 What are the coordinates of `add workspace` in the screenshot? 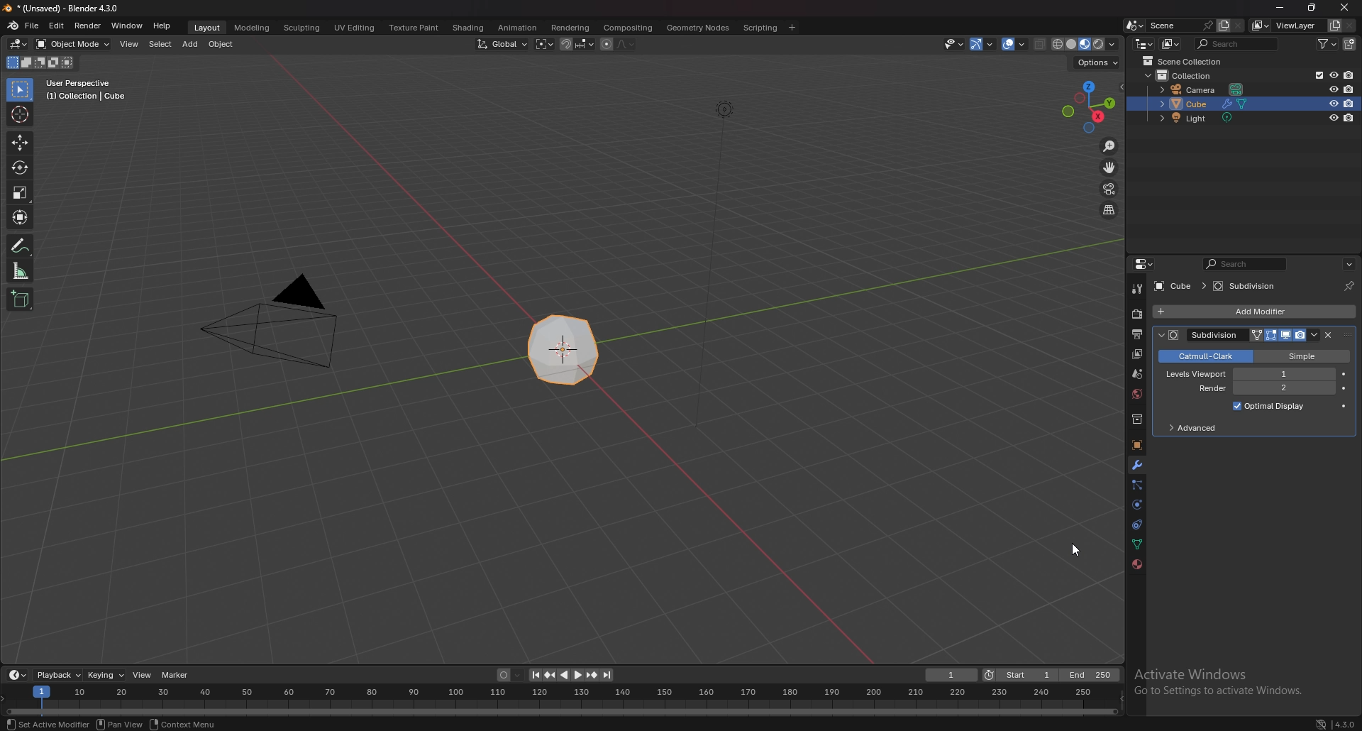 It's located at (792, 28).